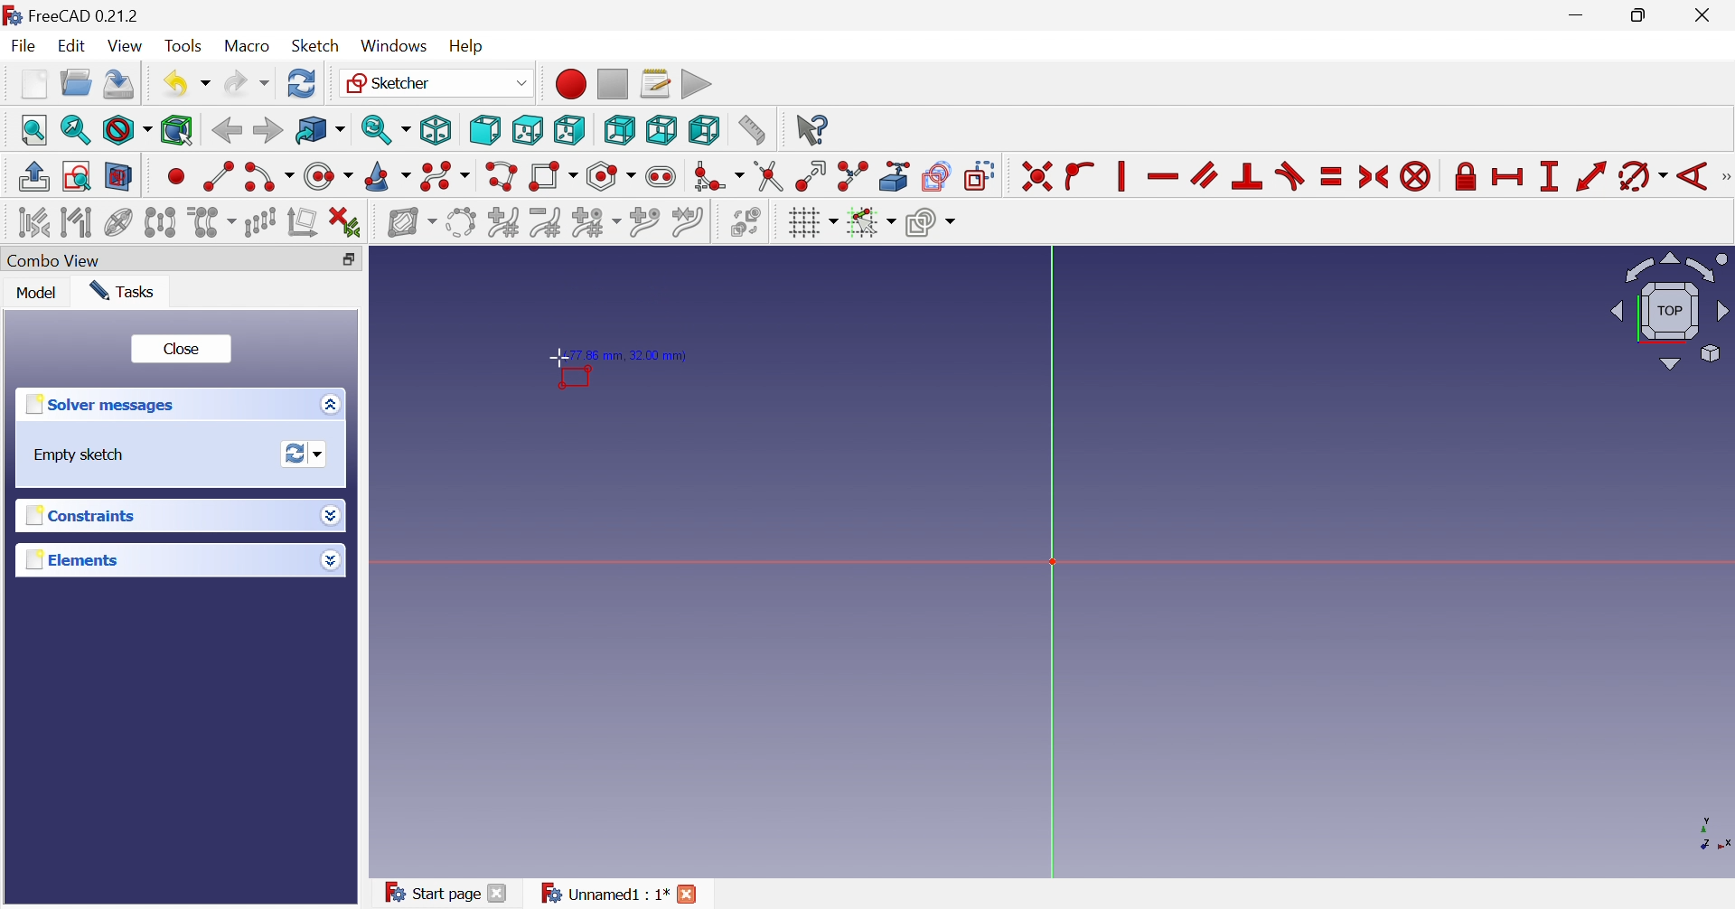 The image size is (1735, 909). I want to click on Constrain lock, so click(1466, 174).